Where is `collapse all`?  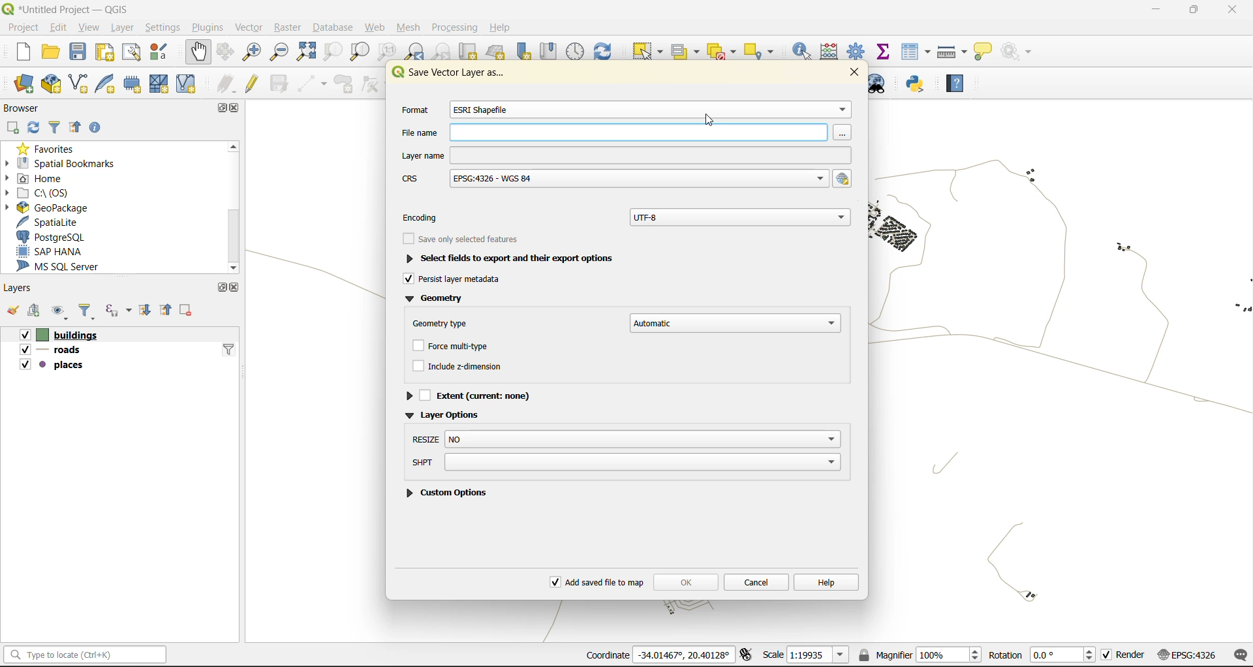 collapse all is located at coordinates (168, 310).